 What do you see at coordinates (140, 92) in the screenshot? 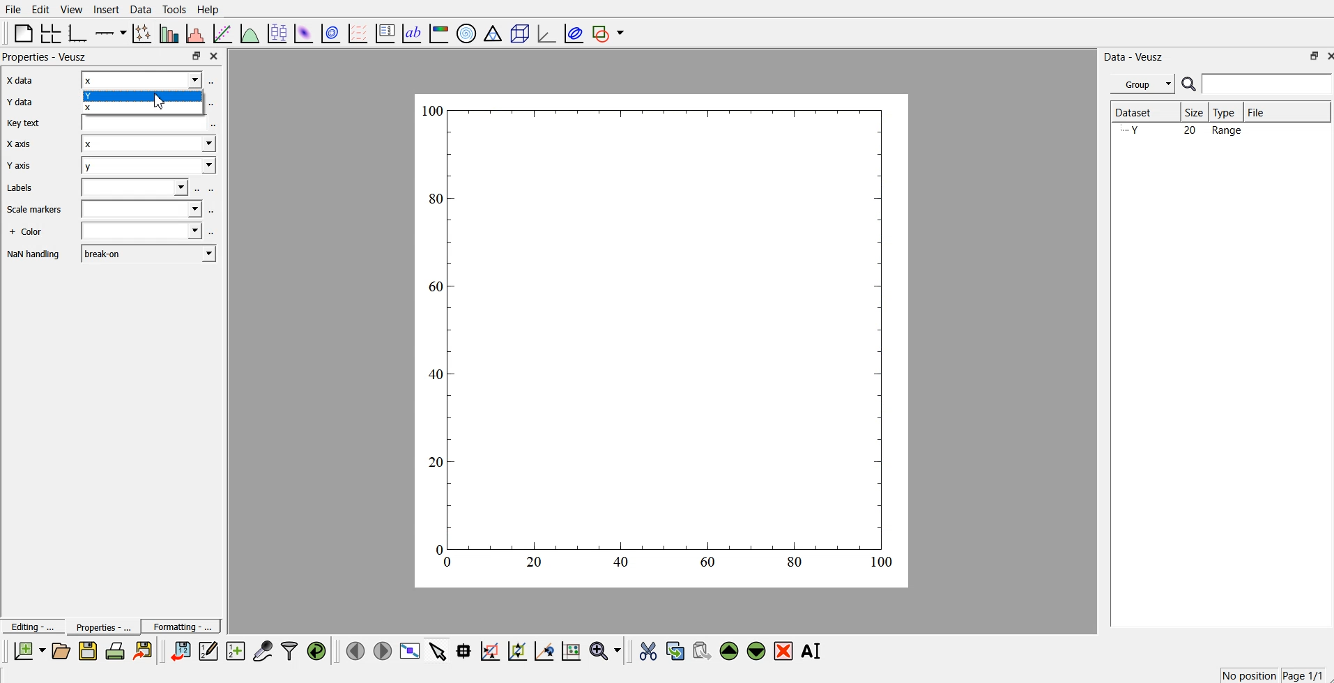
I see `x y x` at bounding box center [140, 92].